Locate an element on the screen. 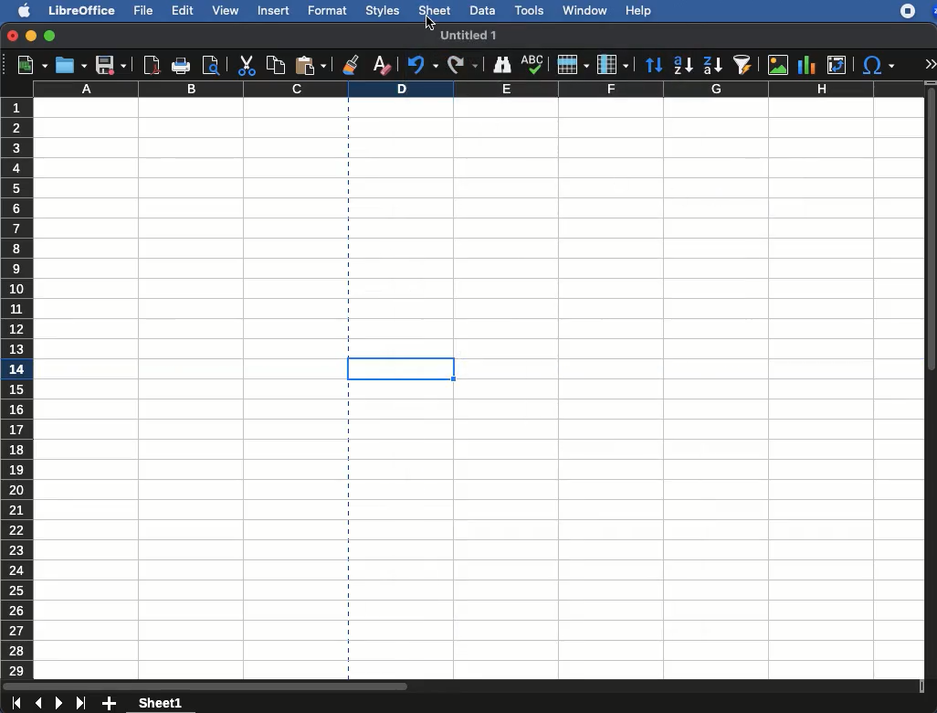  spell check is located at coordinates (532, 64).